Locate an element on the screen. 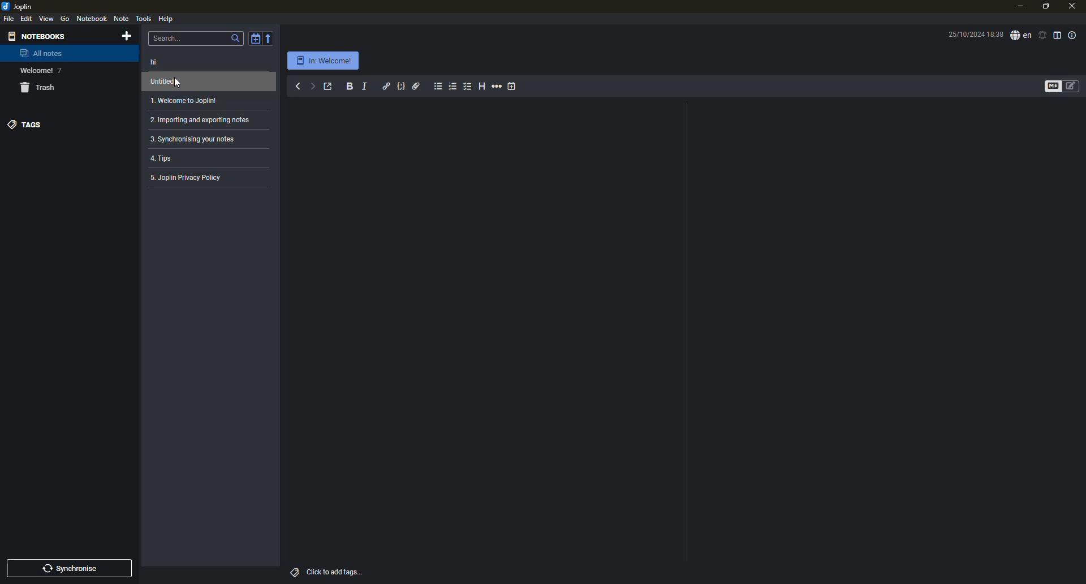 The height and width of the screenshot is (584, 1086). all notes is located at coordinates (41, 53).